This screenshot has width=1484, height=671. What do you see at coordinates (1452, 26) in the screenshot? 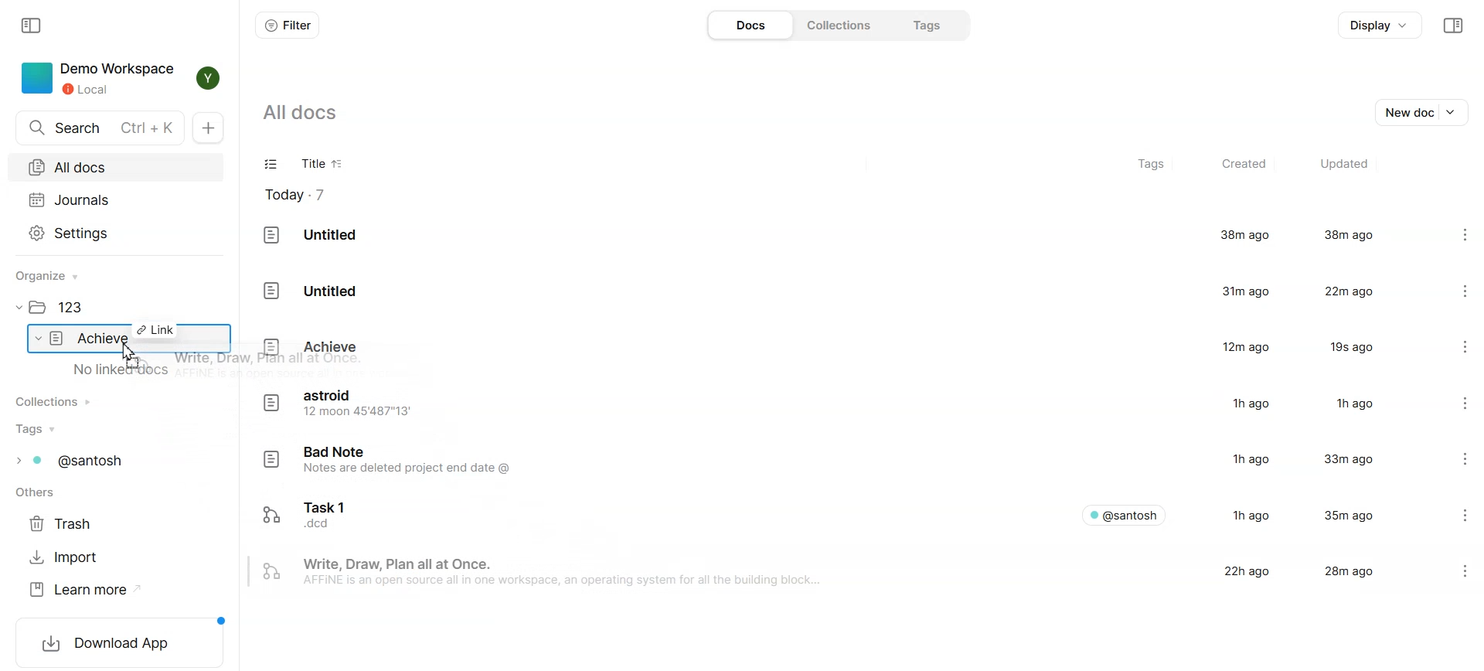
I see `Collapse sidebar` at bounding box center [1452, 26].